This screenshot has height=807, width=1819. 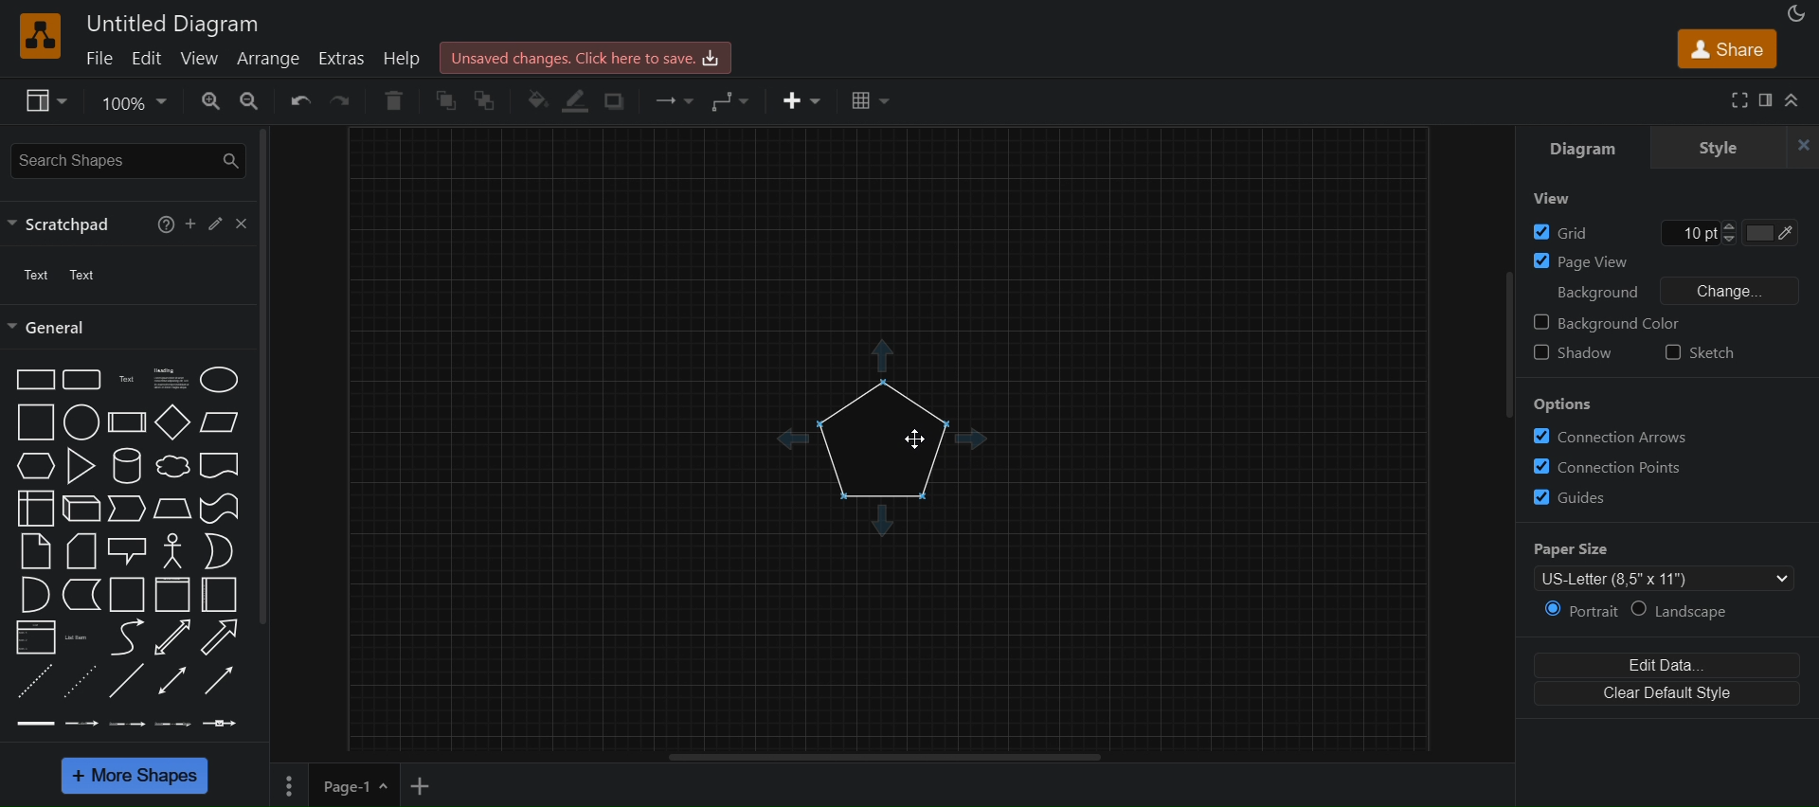 What do you see at coordinates (129, 380) in the screenshot?
I see `Text` at bounding box center [129, 380].